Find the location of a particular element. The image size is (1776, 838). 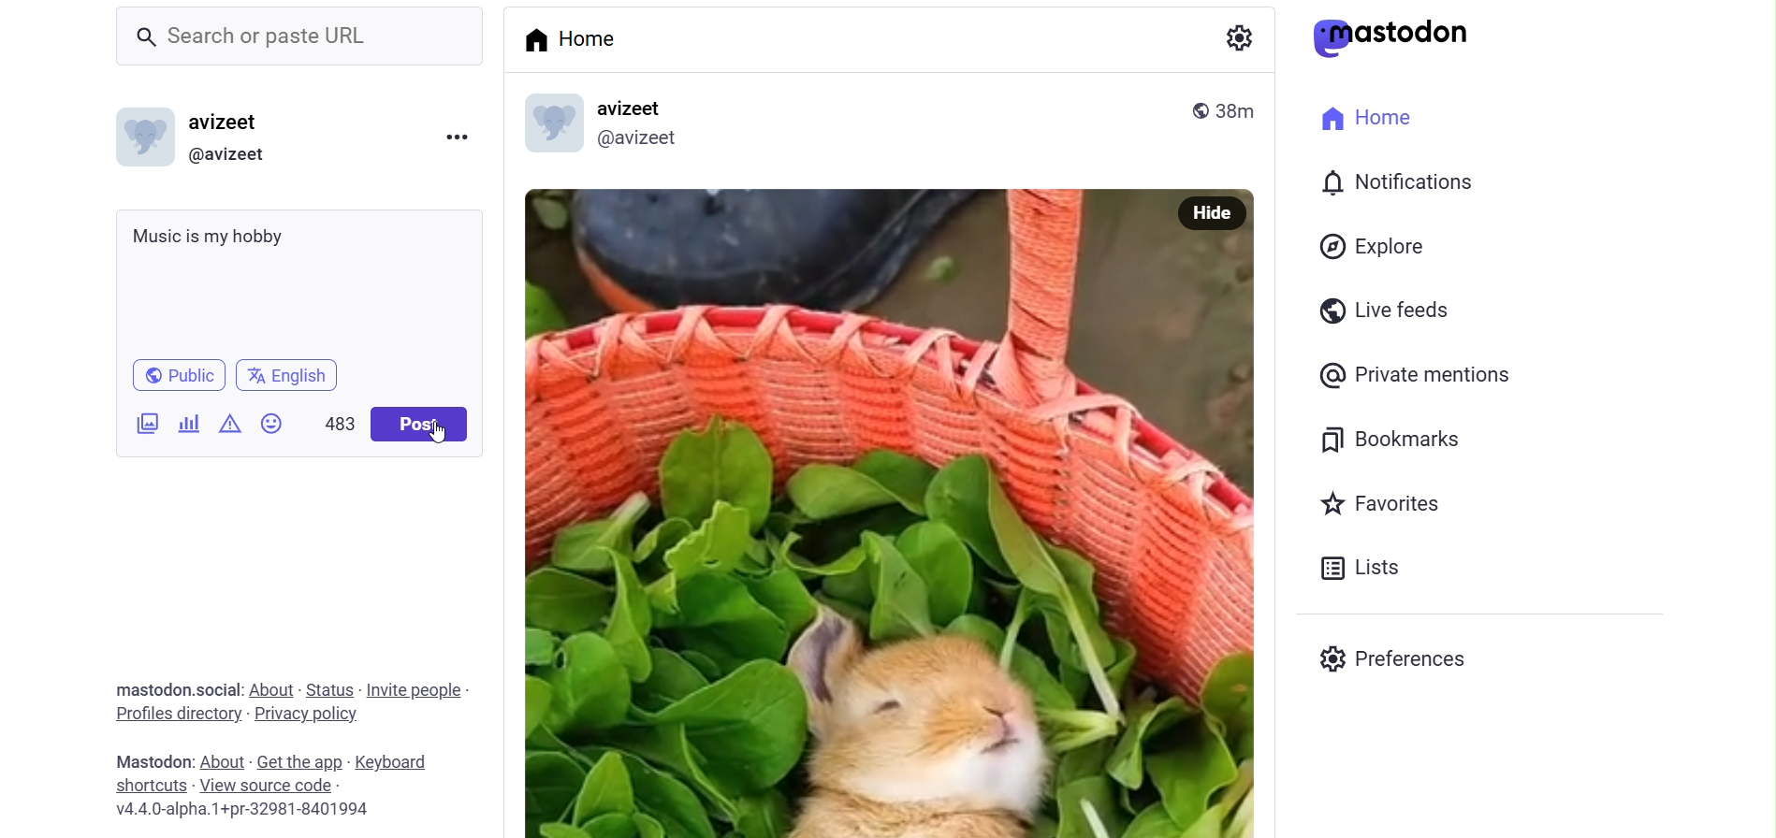

Privacy policy is located at coordinates (313, 714).